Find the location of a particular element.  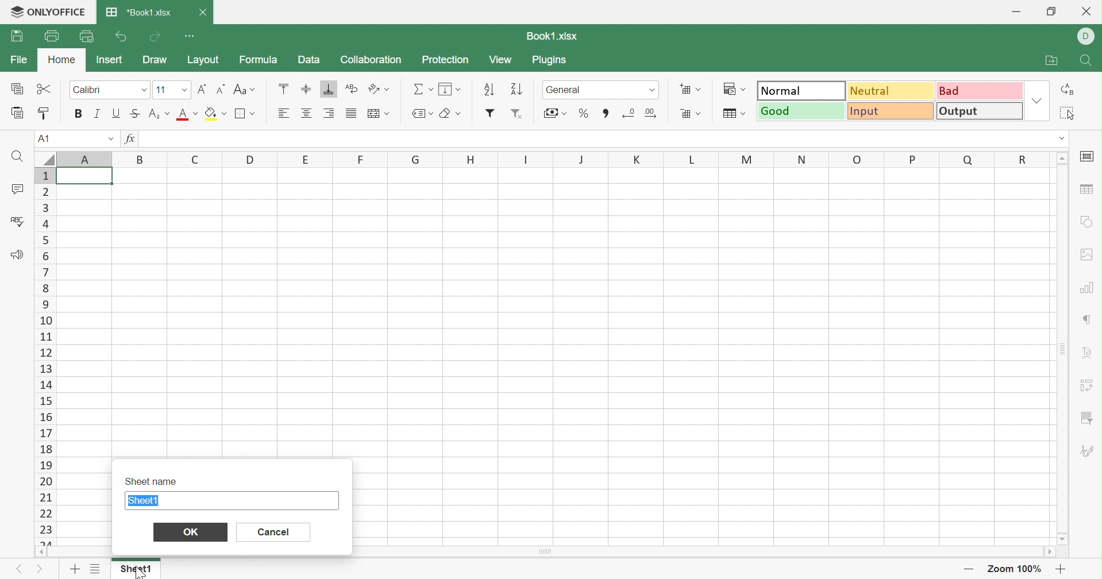

Layout is located at coordinates (202, 60).